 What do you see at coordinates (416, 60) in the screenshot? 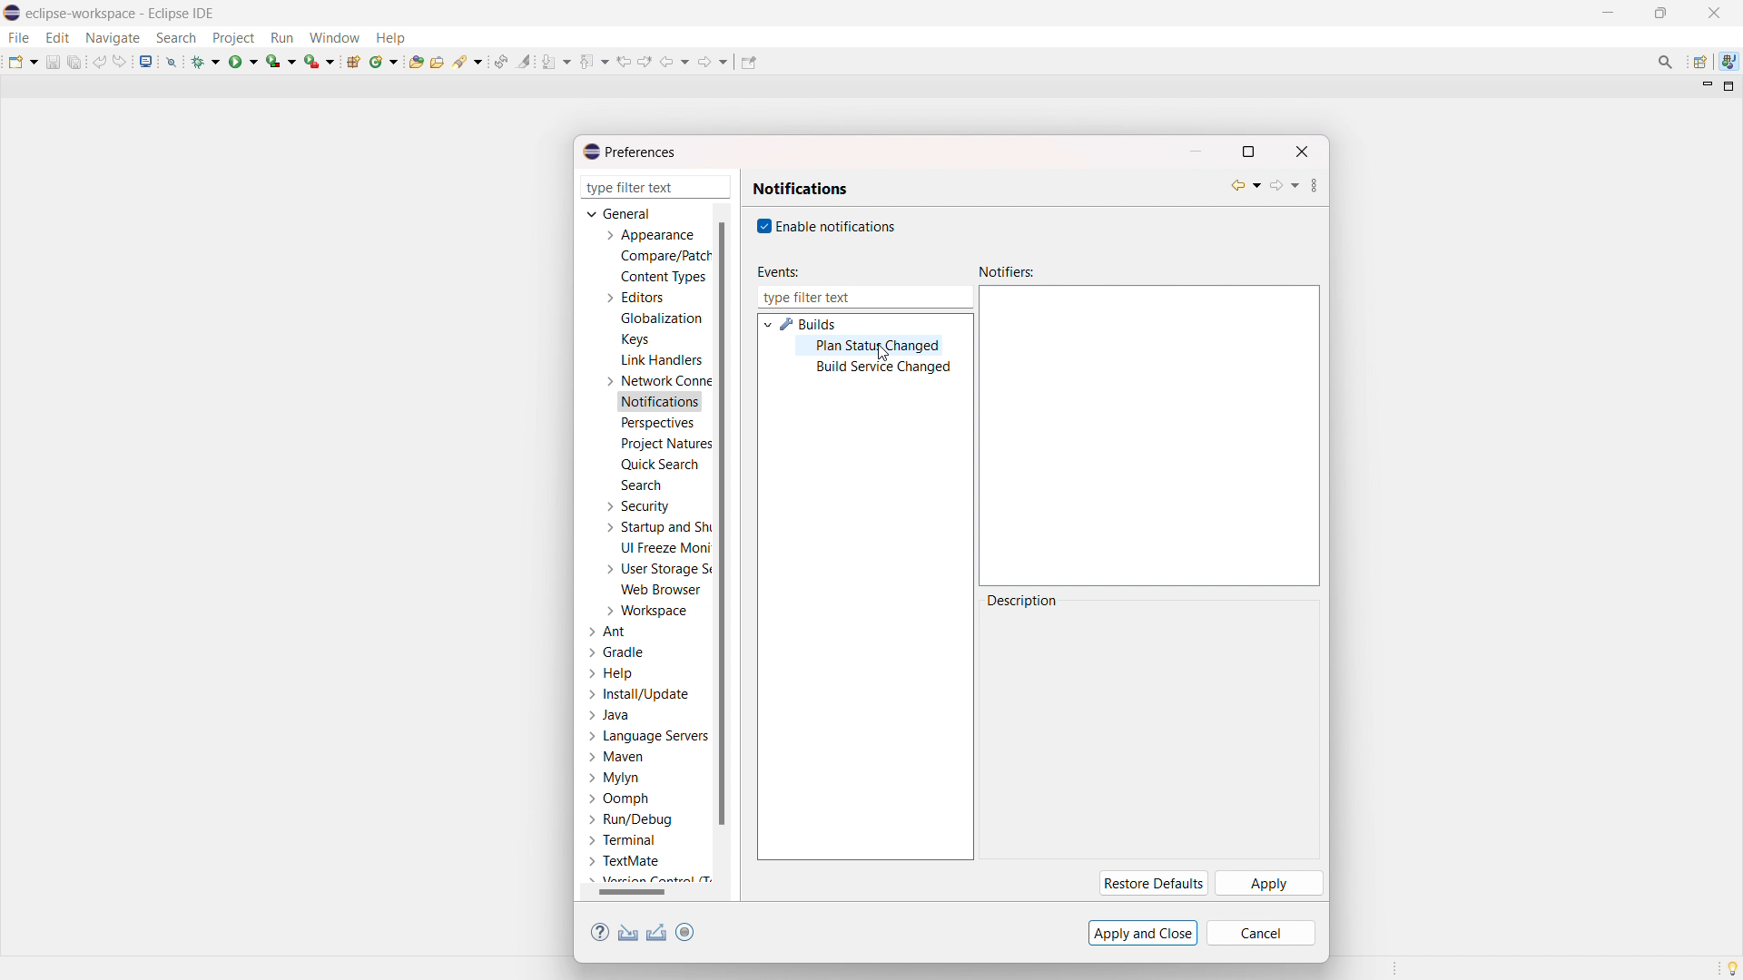
I see `open type` at bounding box center [416, 60].